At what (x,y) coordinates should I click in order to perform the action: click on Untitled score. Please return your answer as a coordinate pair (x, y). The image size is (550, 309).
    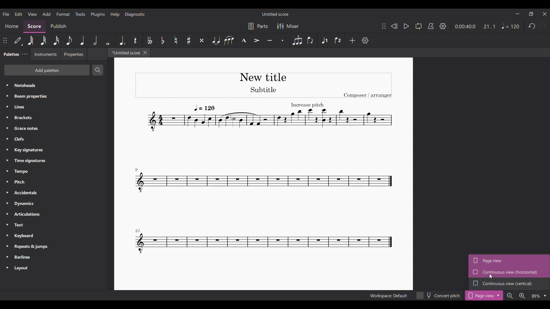
    Looking at the image, I should click on (275, 14).